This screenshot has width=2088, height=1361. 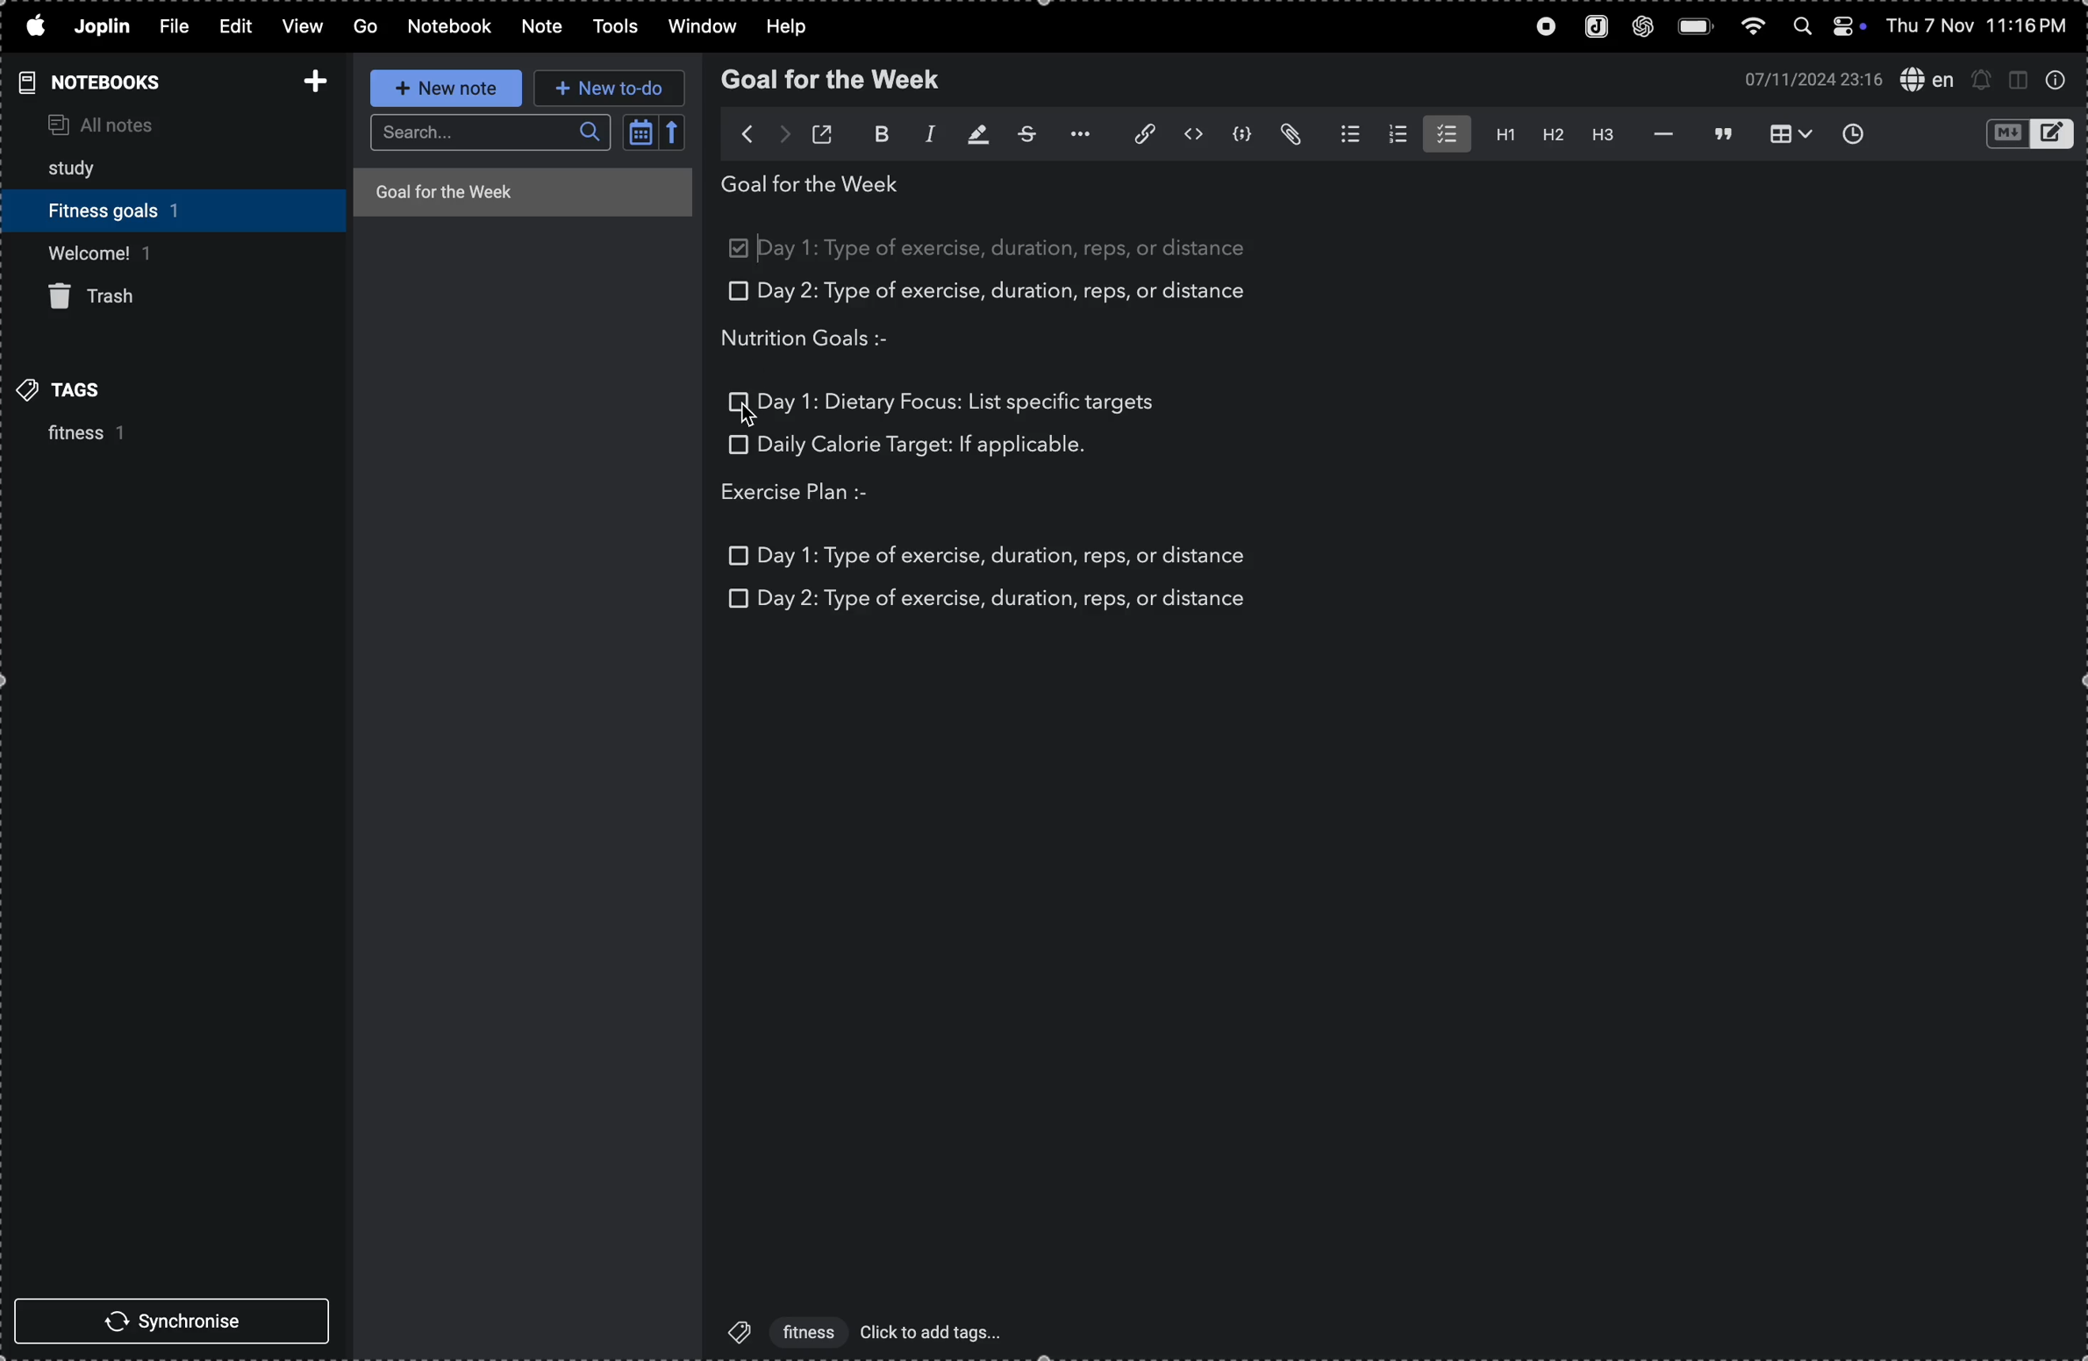 I want to click on thu 7 nov 11:16 pm, so click(x=1984, y=26).